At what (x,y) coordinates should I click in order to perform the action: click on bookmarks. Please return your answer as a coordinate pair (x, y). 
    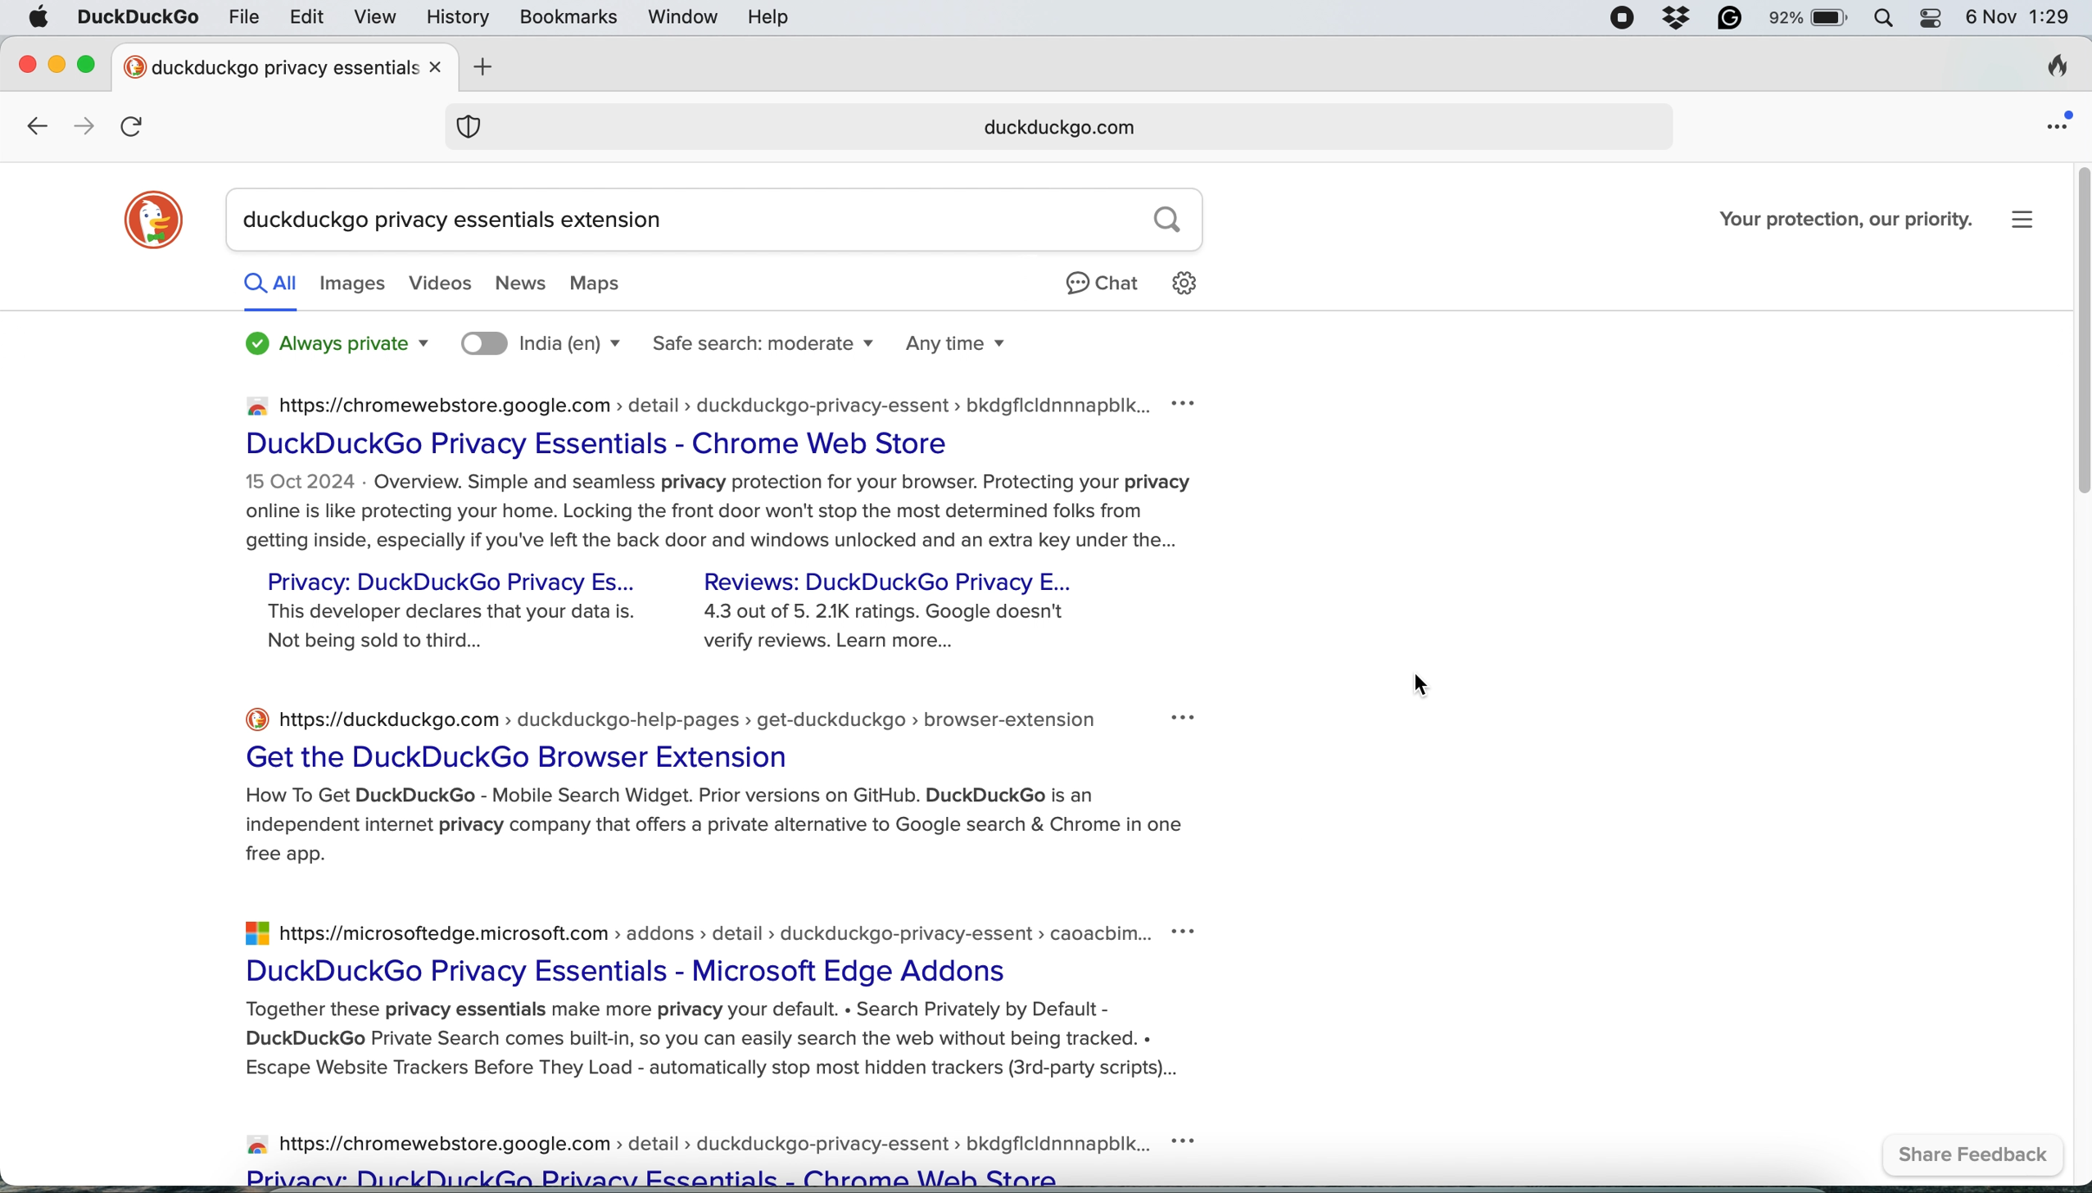
    Looking at the image, I should click on (573, 18).